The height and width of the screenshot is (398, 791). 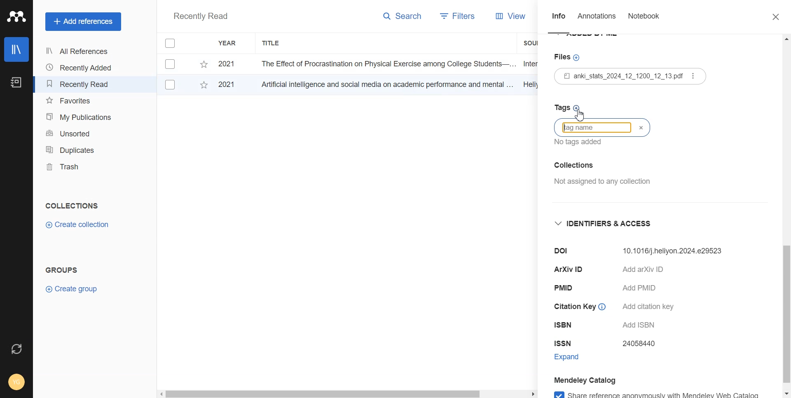 What do you see at coordinates (229, 43) in the screenshot?
I see `Year` at bounding box center [229, 43].